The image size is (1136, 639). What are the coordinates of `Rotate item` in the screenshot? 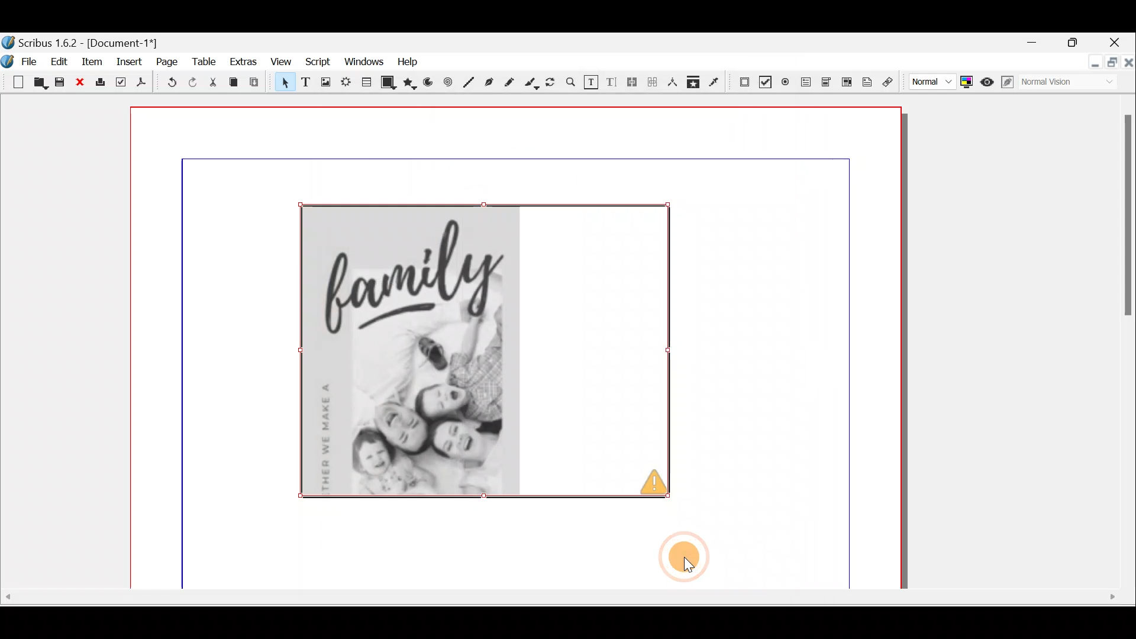 It's located at (551, 80).